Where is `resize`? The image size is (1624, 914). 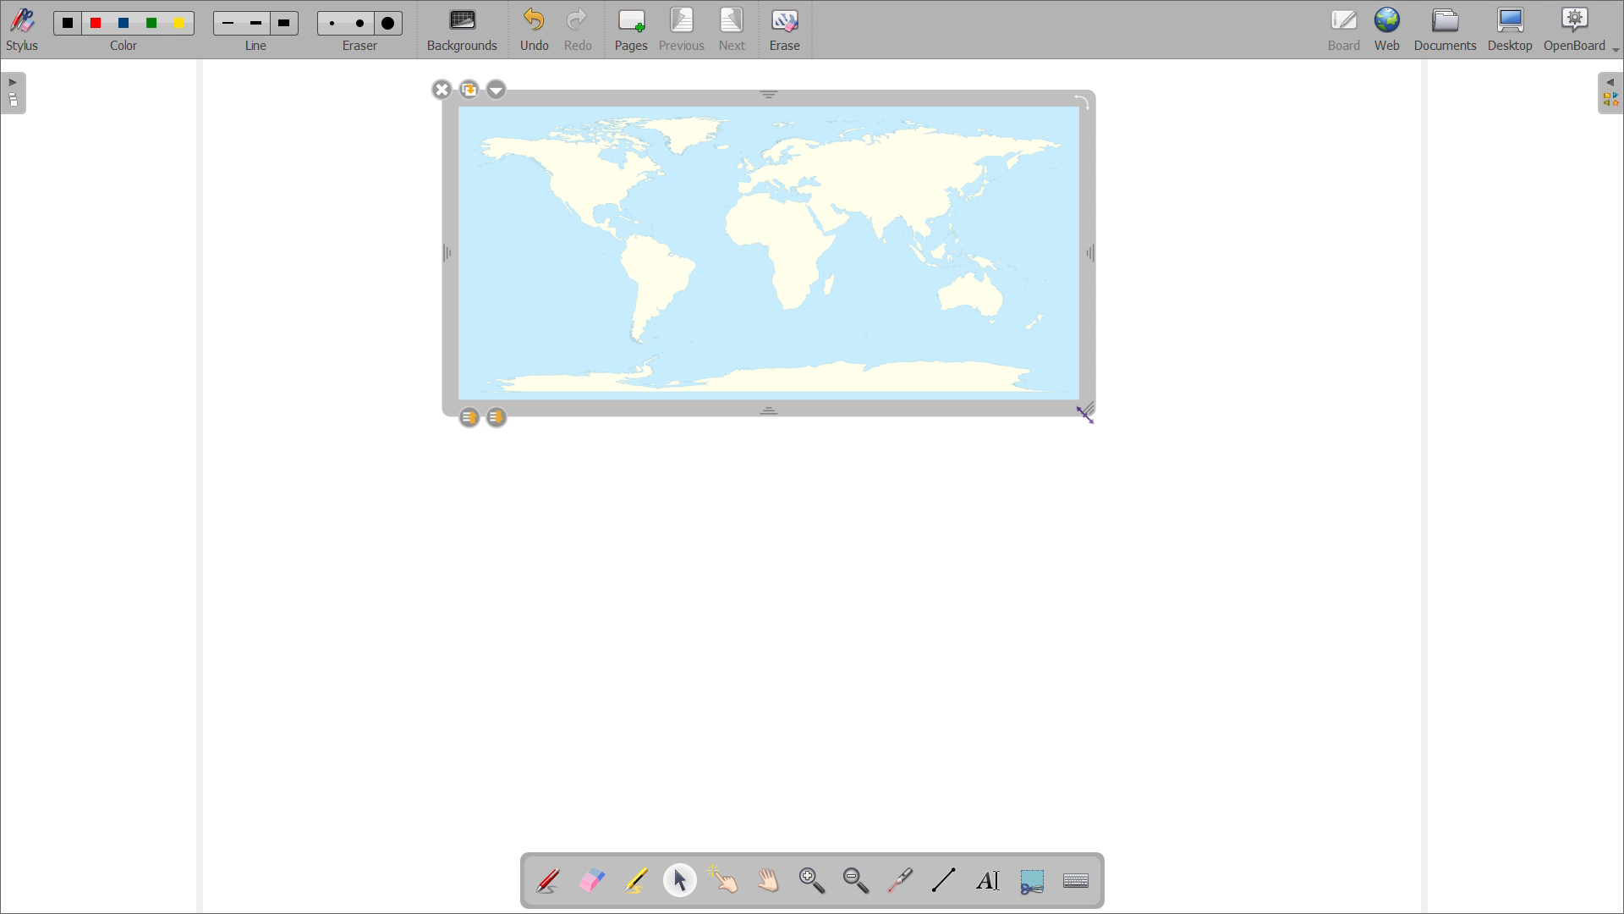 resize is located at coordinates (770, 93).